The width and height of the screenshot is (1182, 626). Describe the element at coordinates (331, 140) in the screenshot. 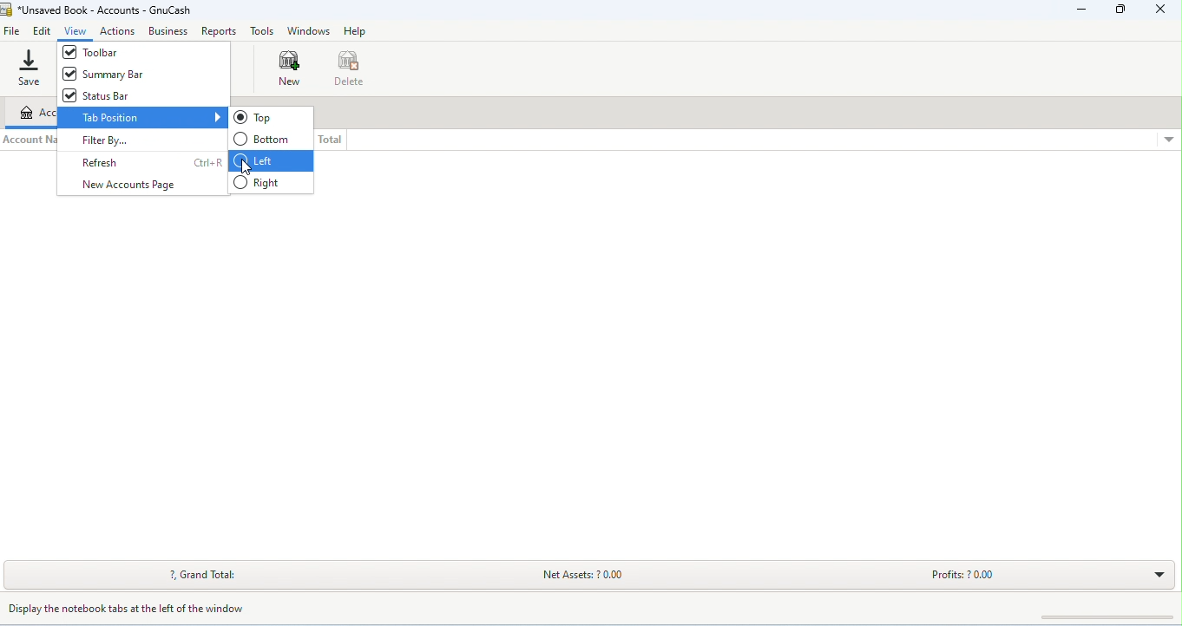

I see `Total` at that location.